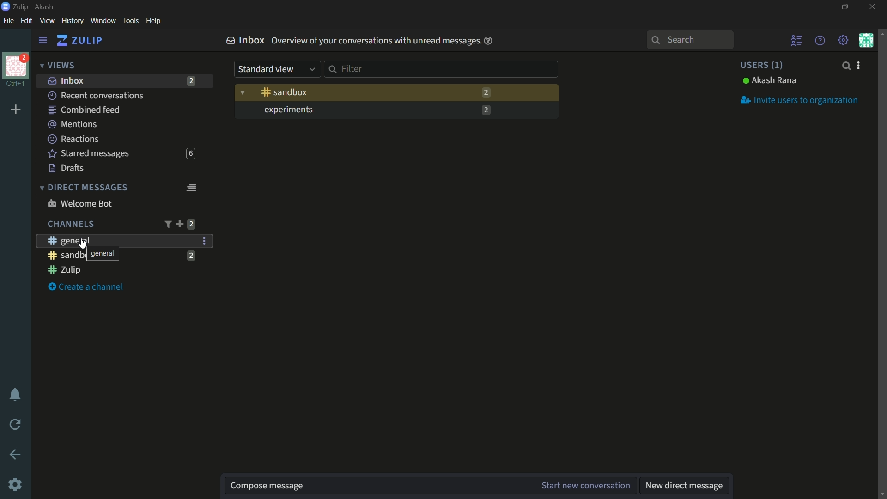 The width and height of the screenshot is (887, 499). What do you see at coordinates (103, 21) in the screenshot?
I see `window menu` at bounding box center [103, 21].